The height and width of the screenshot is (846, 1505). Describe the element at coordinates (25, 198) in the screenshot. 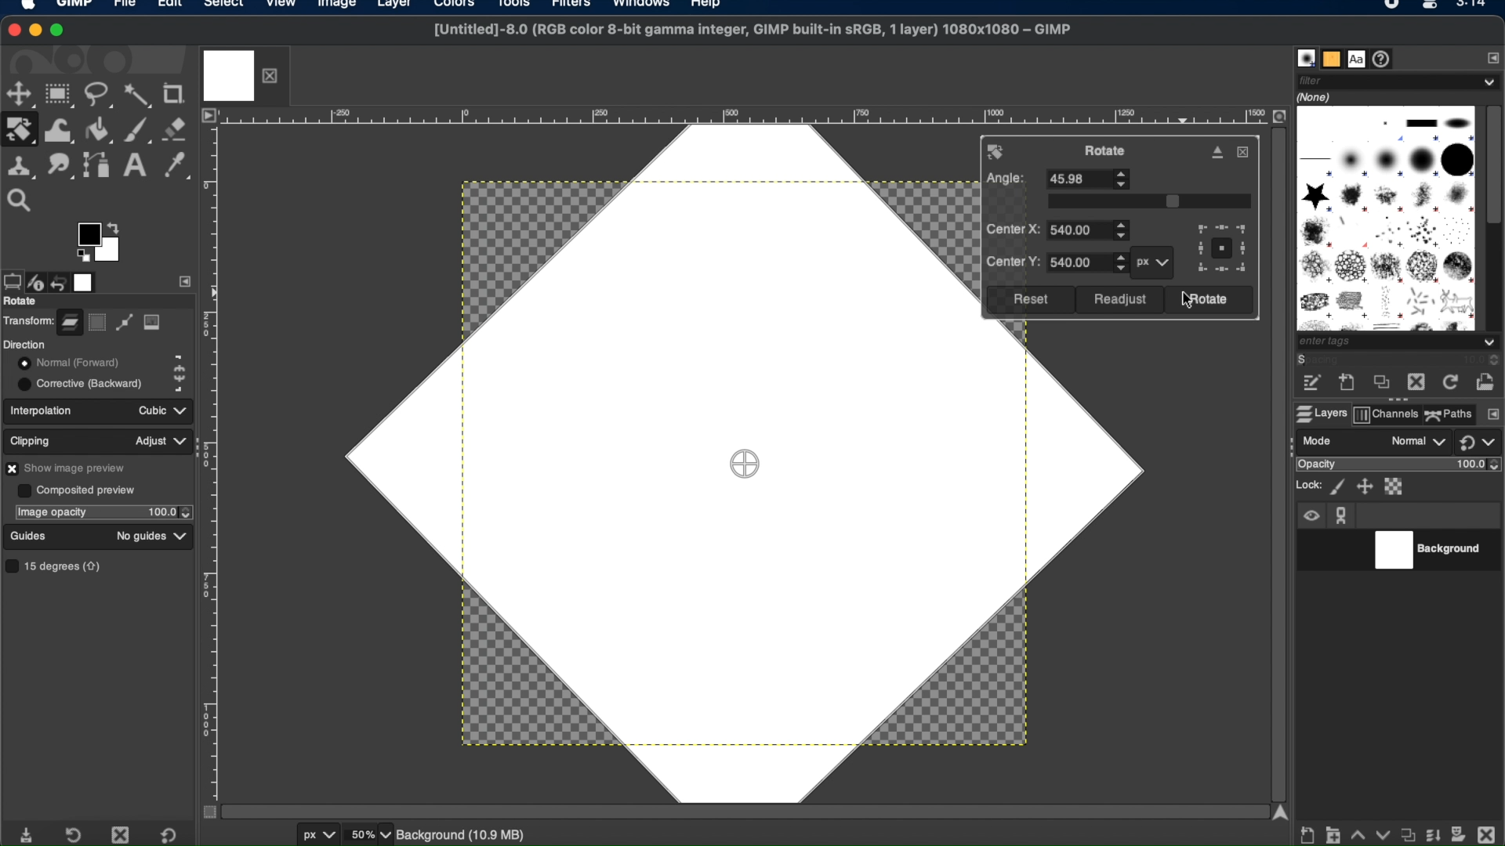

I see `zoom tool` at that location.